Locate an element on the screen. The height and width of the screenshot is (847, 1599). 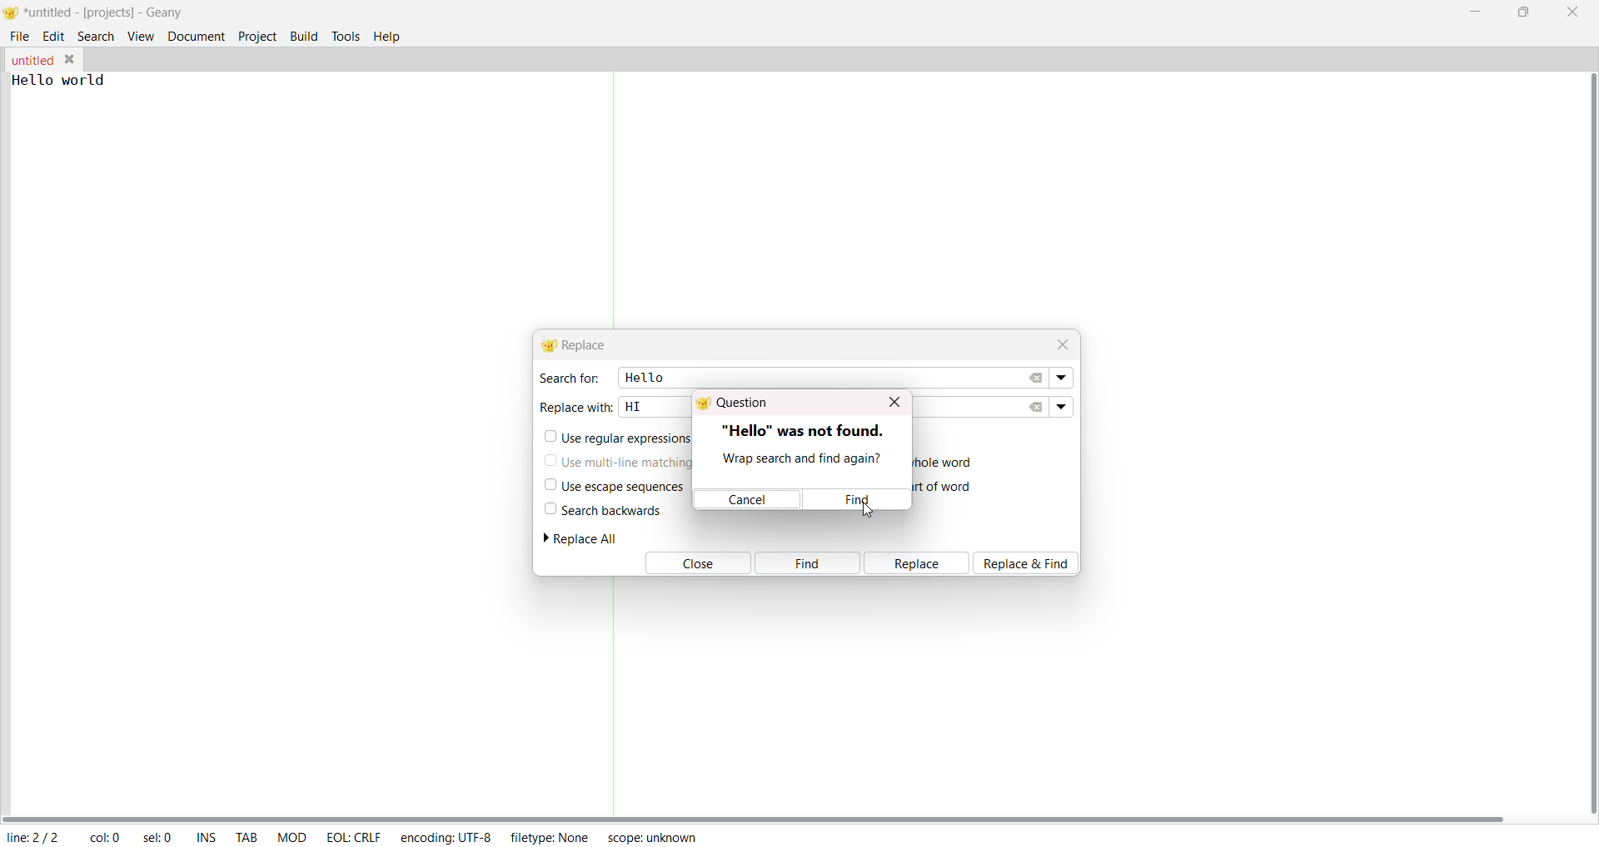
logo is located at coordinates (11, 14).